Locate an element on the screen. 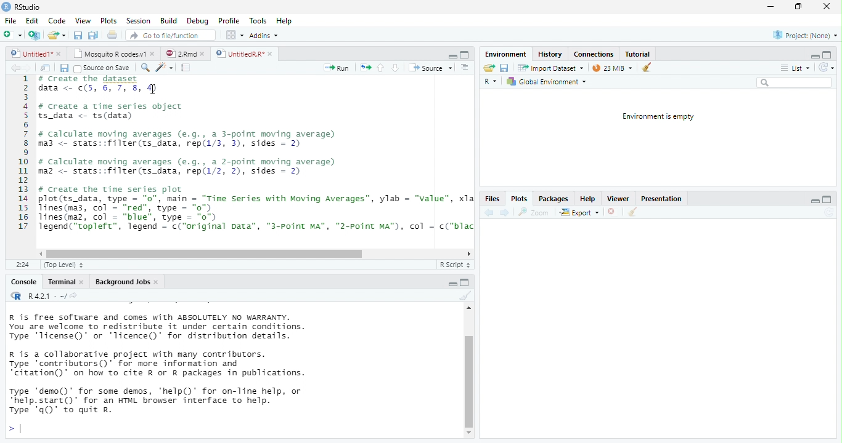  Background Jobs is located at coordinates (121, 282).